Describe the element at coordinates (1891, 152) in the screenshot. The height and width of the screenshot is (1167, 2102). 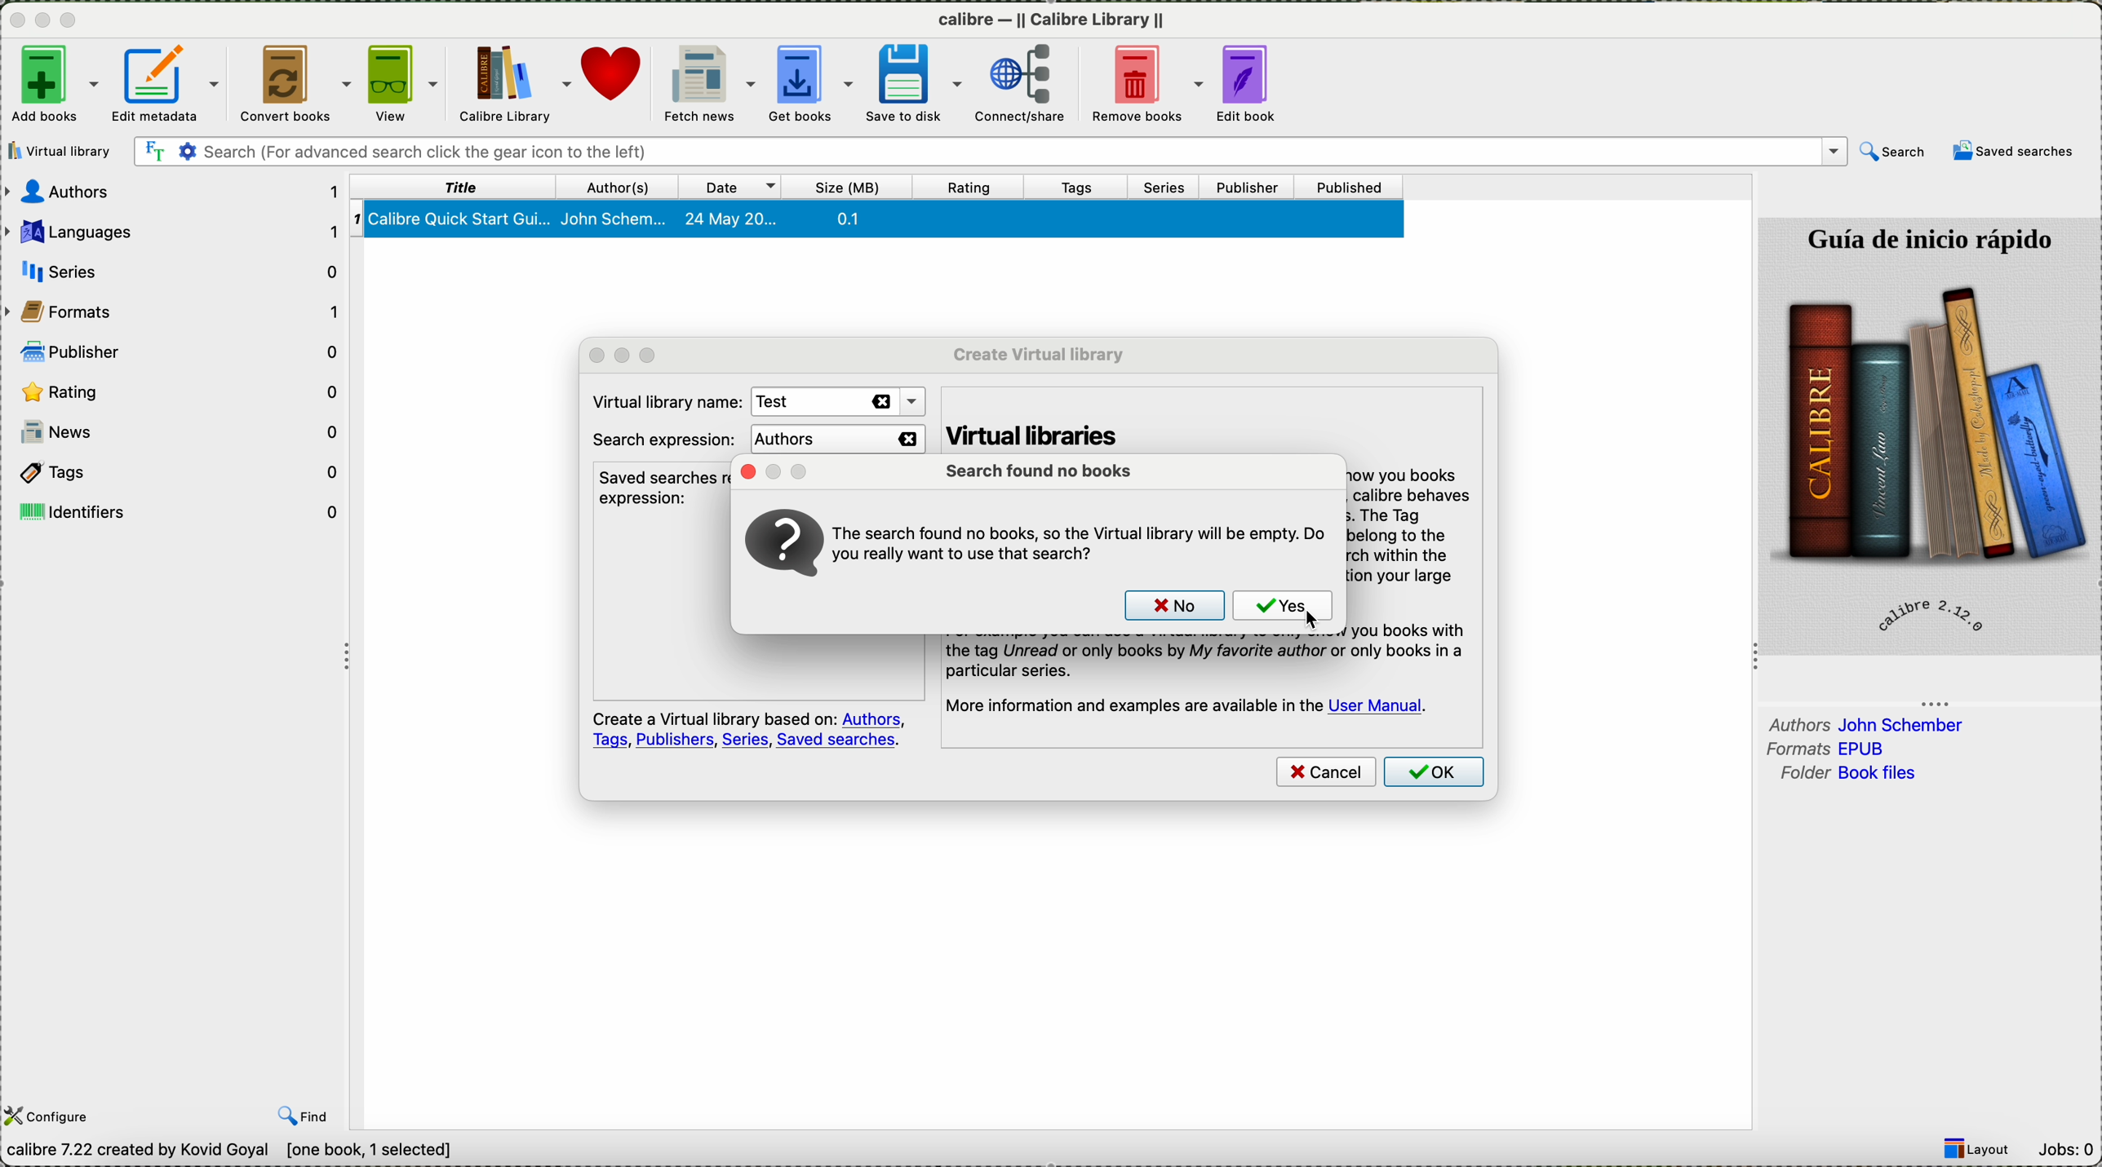
I see `search` at that location.